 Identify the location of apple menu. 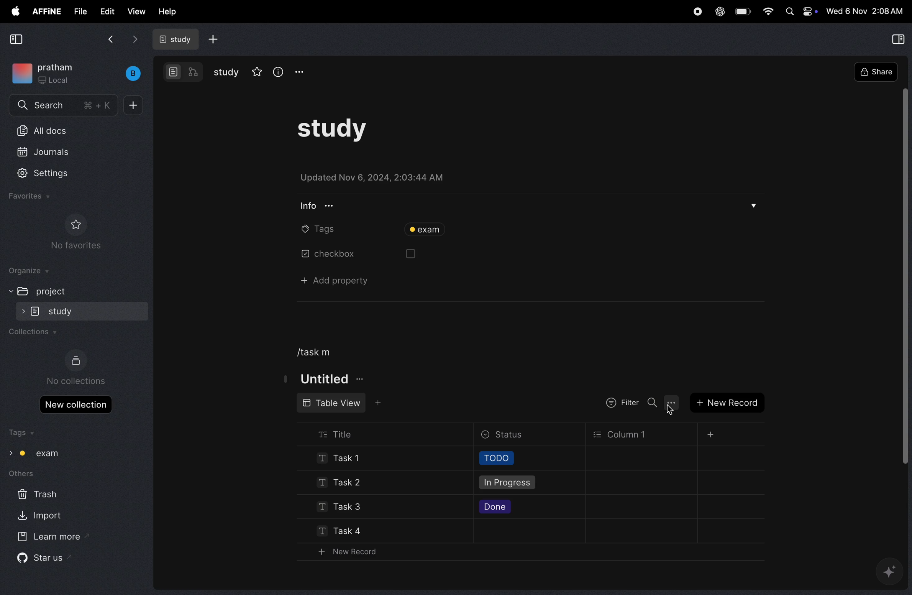
(13, 11).